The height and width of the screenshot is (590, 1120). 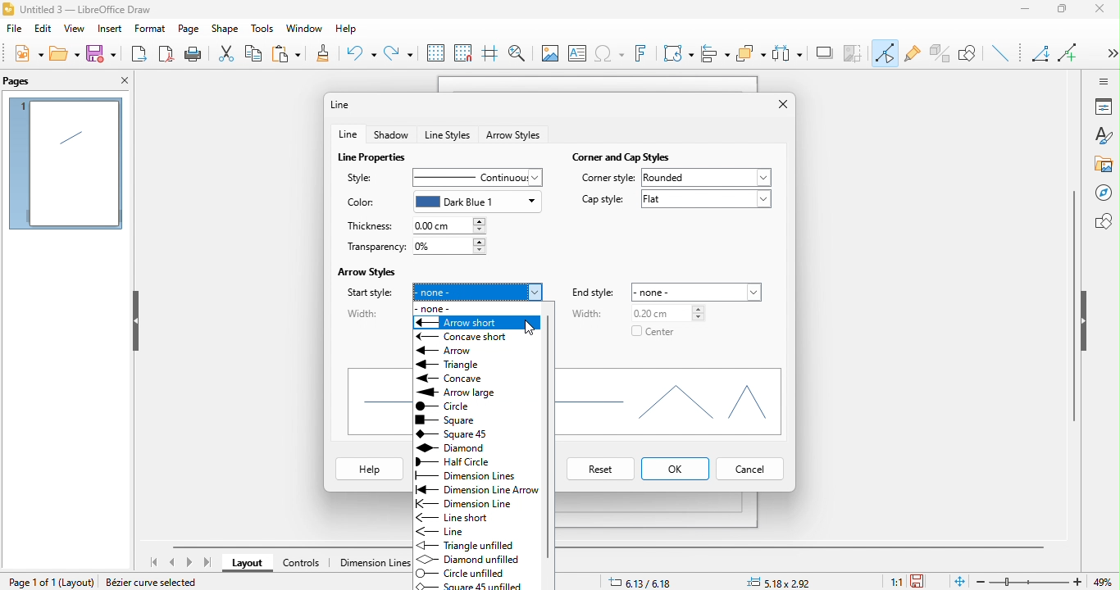 What do you see at coordinates (372, 247) in the screenshot?
I see `transparency` at bounding box center [372, 247].